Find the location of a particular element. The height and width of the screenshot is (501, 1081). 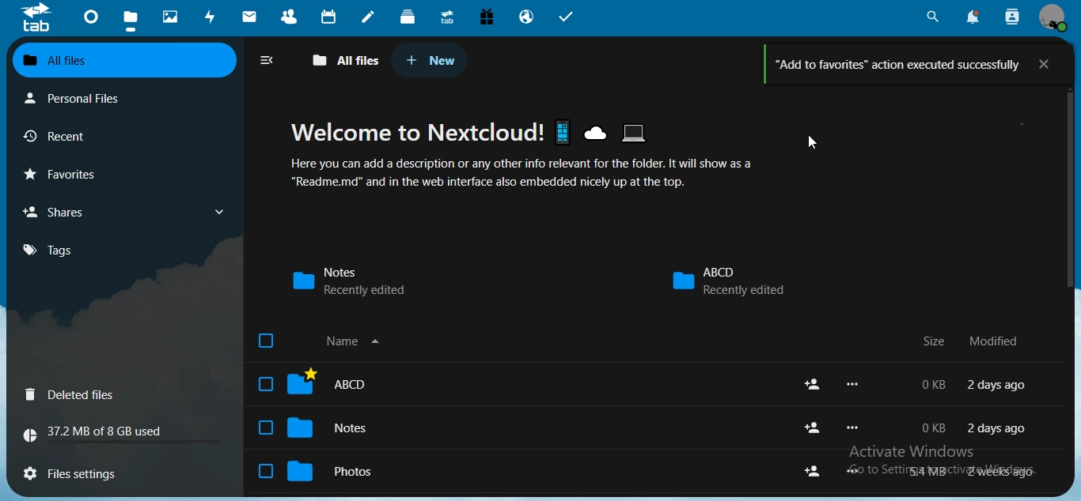

switch to grid view is located at coordinates (1051, 59).